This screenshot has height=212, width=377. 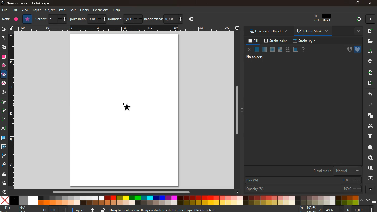 What do you see at coordinates (4, 38) in the screenshot?
I see `edge` at bounding box center [4, 38].